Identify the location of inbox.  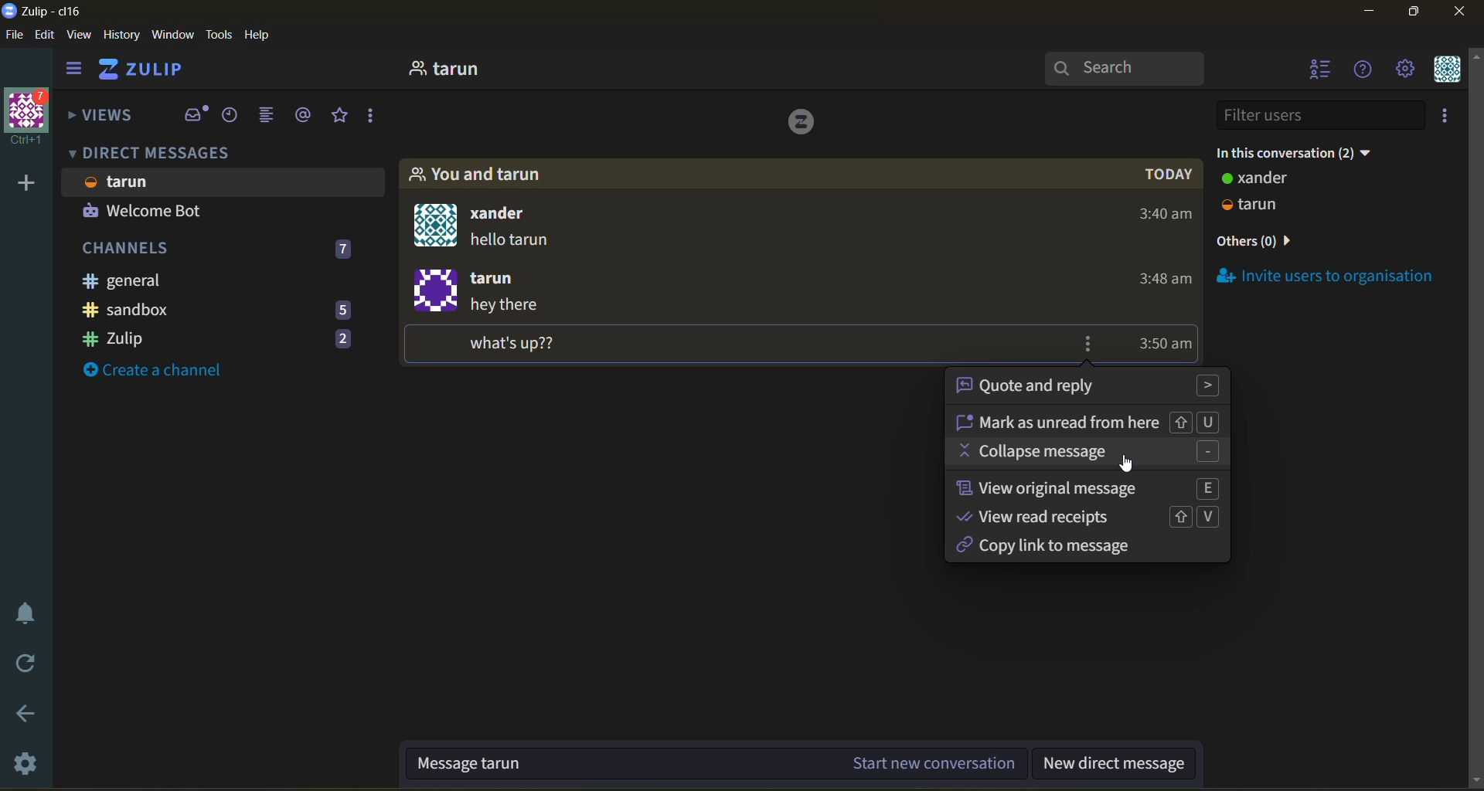
(196, 114).